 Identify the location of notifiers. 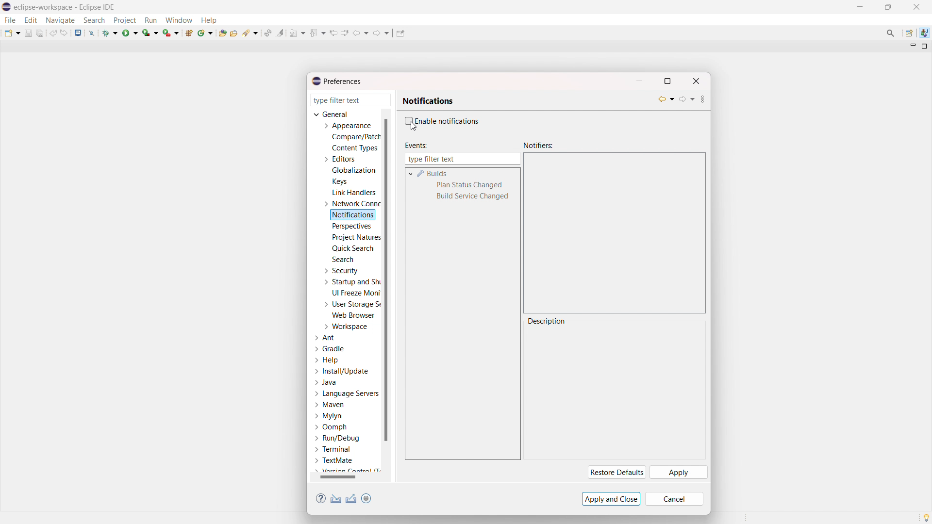
(538, 146).